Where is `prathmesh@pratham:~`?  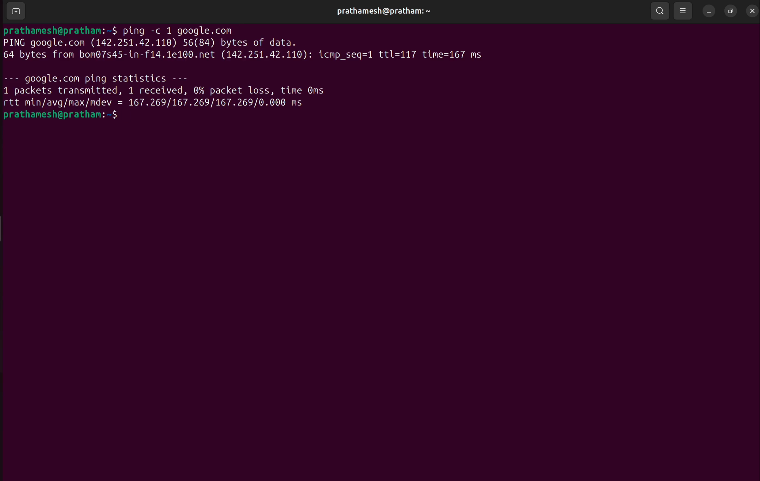
prathmesh@pratham:~ is located at coordinates (383, 11).